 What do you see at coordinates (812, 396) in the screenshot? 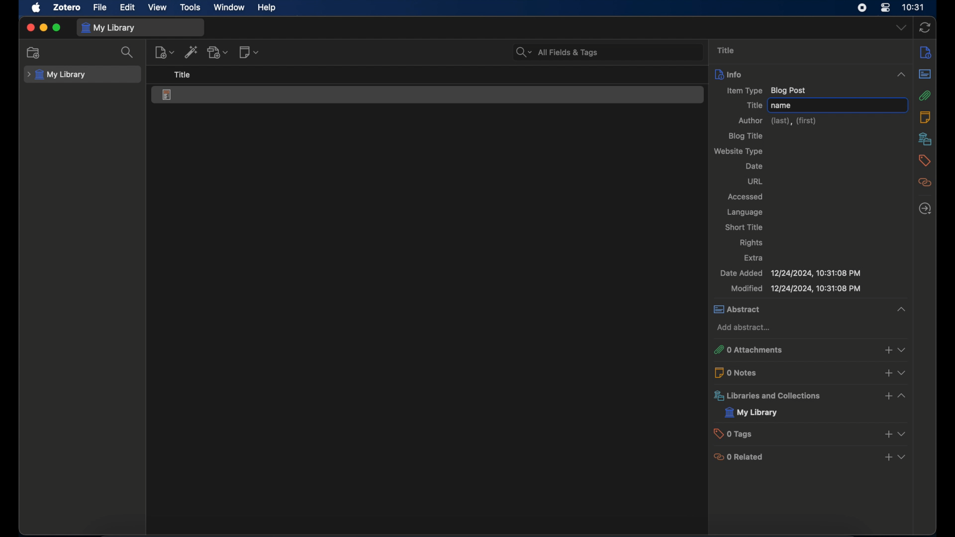
I see `libraries and collections` at bounding box center [812, 396].